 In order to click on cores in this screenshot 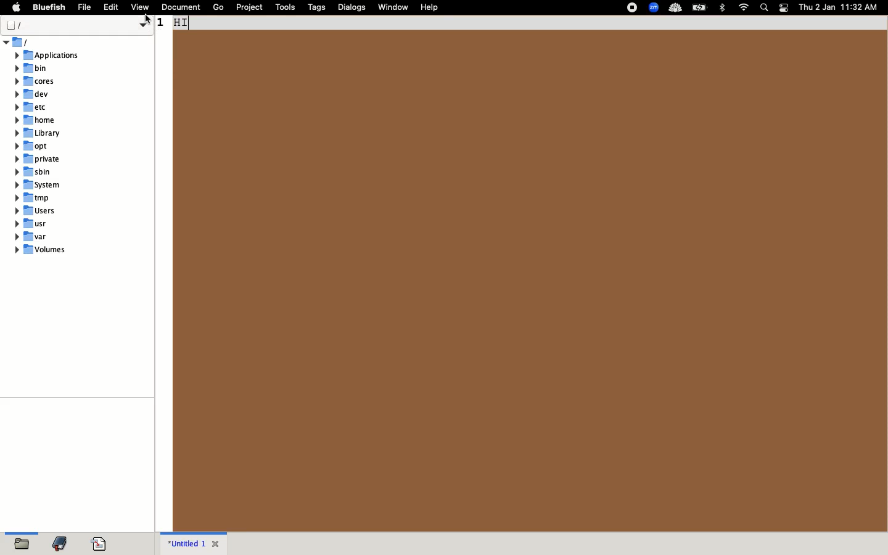, I will do `click(35, 81)`.